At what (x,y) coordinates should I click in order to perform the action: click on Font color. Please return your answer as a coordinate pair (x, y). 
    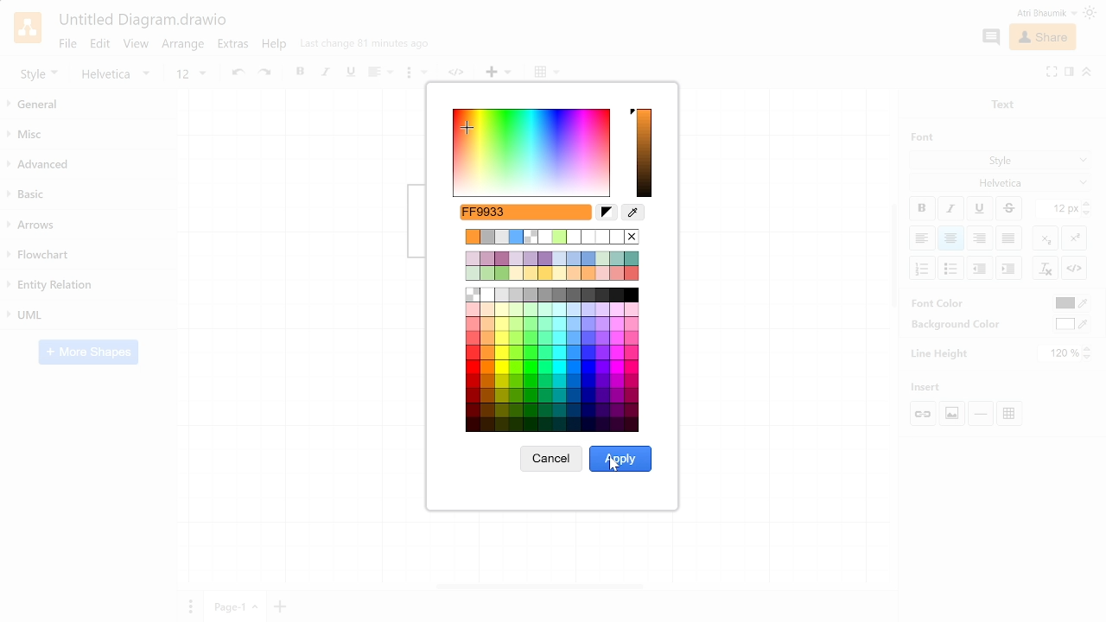
    Looking at the image, I should click on (1071, 304).